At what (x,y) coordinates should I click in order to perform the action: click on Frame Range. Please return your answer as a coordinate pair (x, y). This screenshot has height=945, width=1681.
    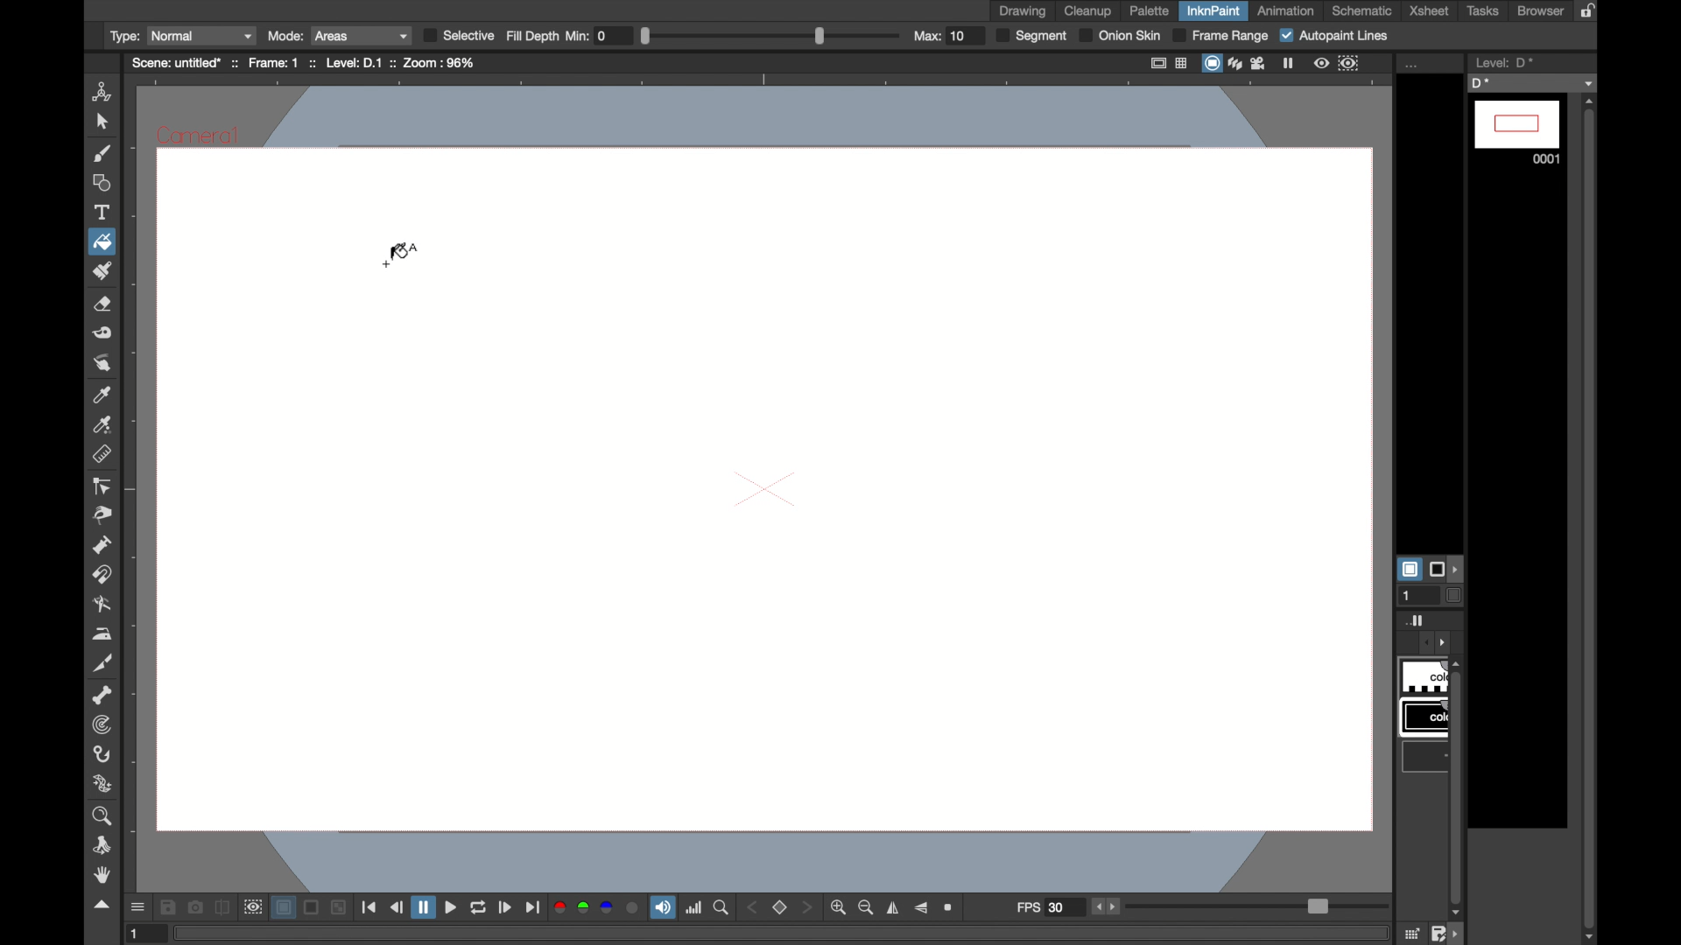
    Looking at the image, I should click on (1223, 37).